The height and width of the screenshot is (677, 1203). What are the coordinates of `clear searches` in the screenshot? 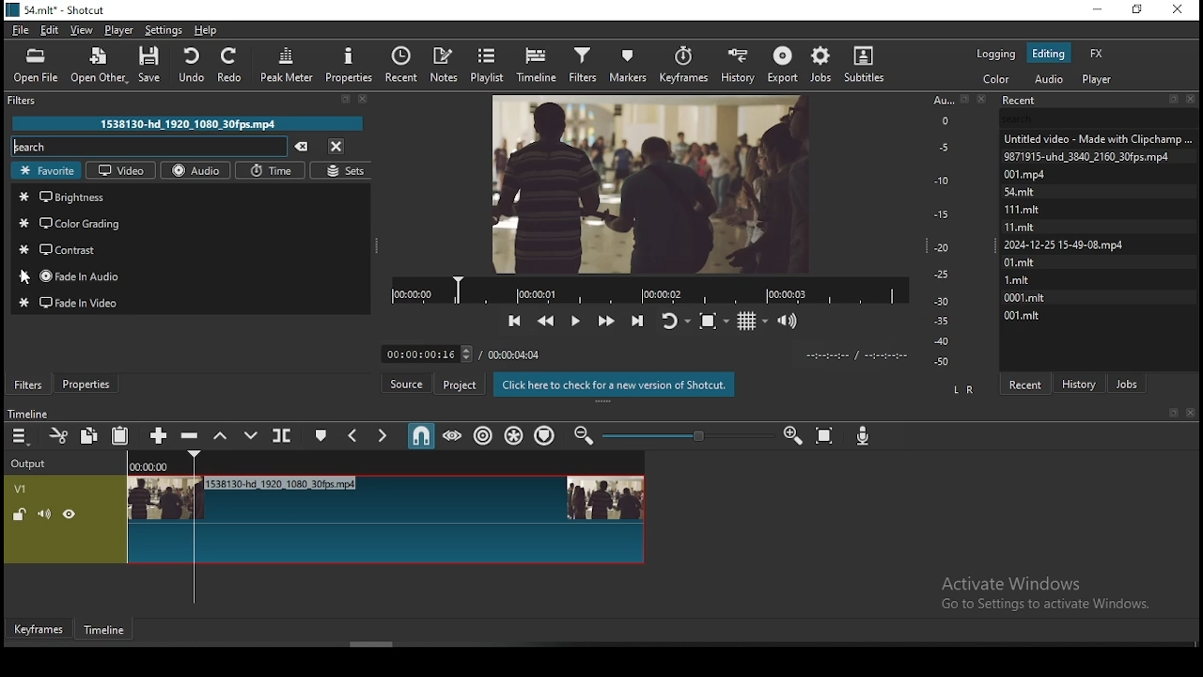 It's located at (302, 147).